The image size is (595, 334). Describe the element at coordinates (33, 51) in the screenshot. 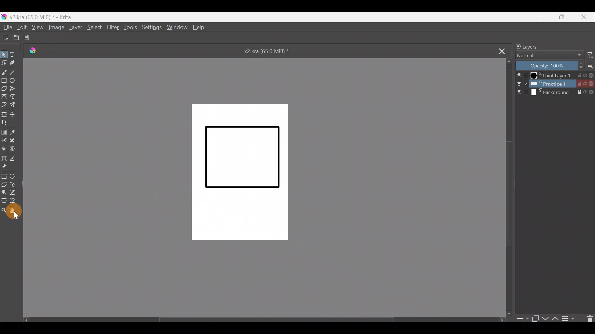

I see `Logo` at that location.